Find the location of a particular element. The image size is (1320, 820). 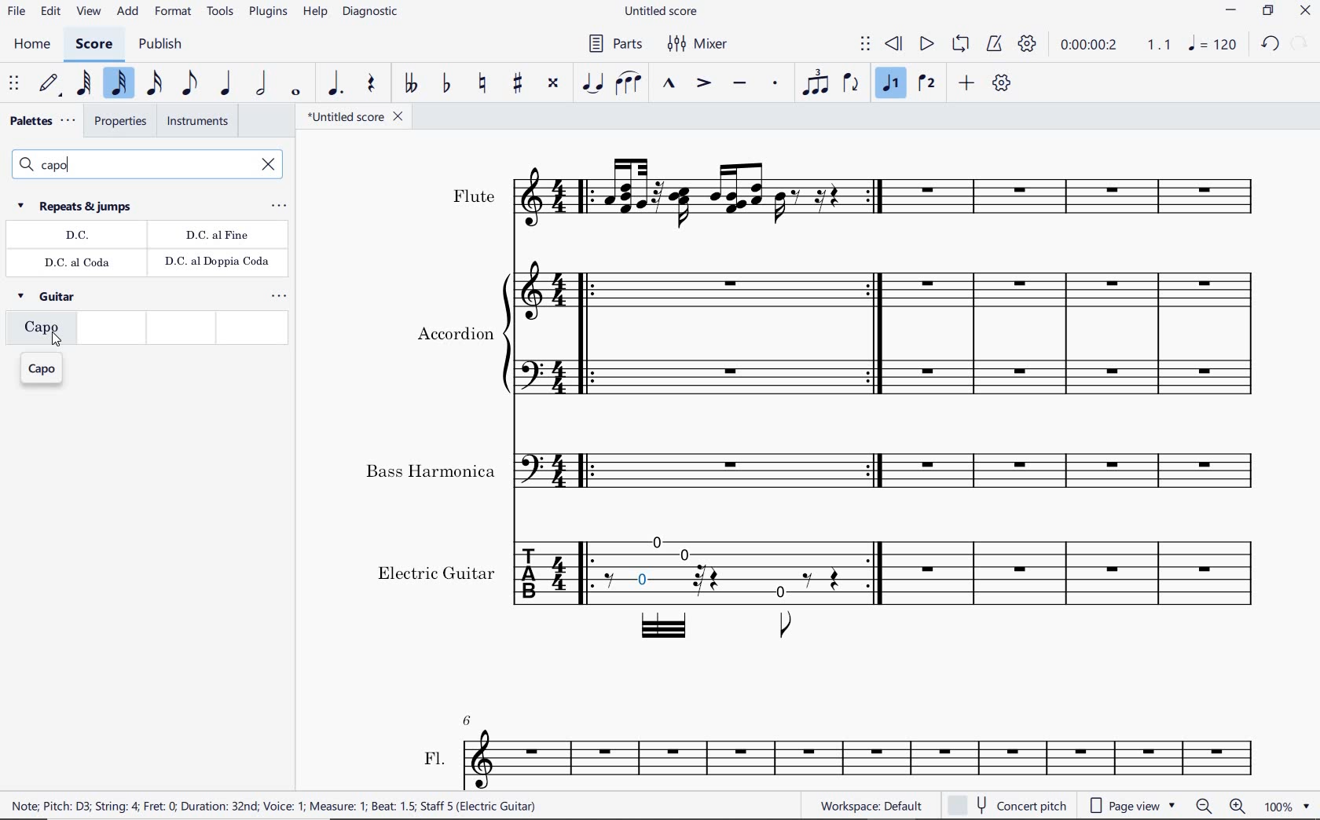

marcato is located at coordinates (671, 85).